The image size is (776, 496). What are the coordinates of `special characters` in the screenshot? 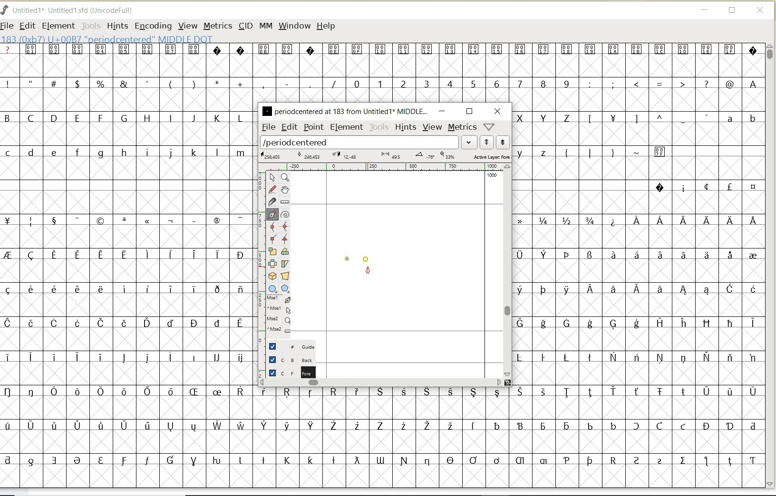 It's located at (675, 84).